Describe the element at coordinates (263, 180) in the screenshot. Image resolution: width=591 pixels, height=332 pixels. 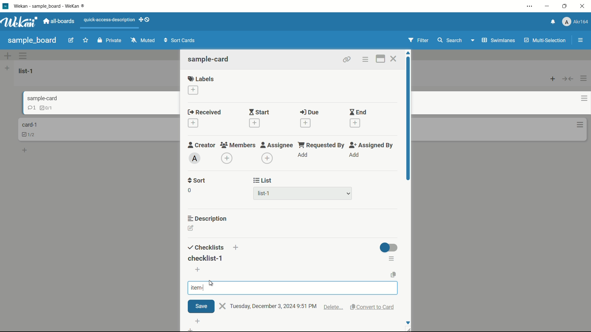
I see `list` at that location.